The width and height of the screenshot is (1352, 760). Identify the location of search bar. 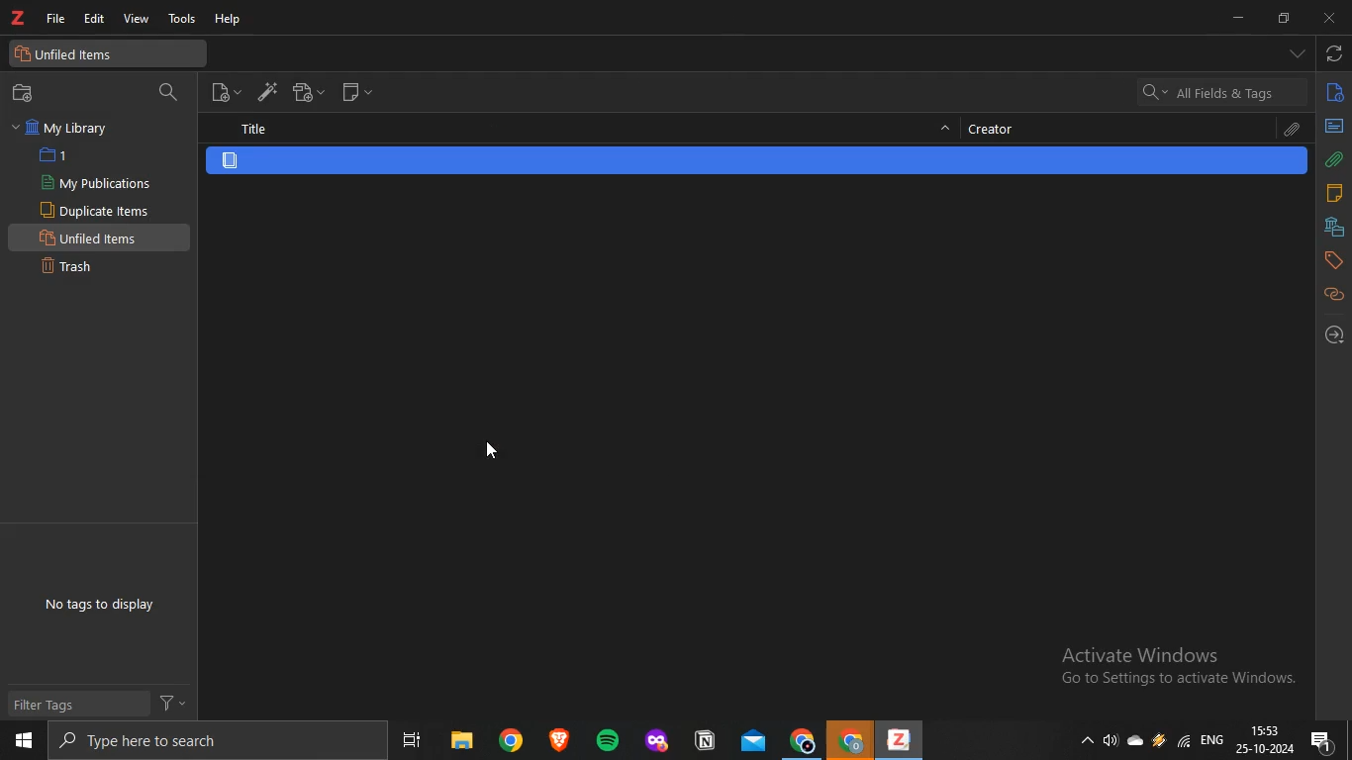
(1221, 91).